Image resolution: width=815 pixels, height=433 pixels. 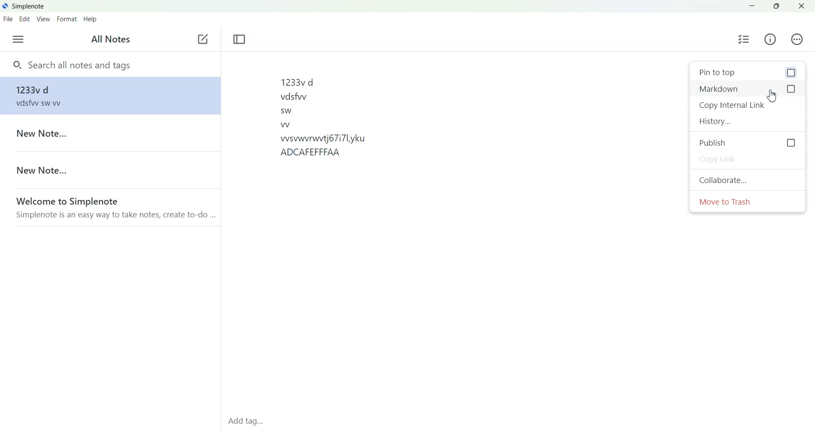 What do you see at coordinates (249, 423) in the screenshot?
I see `Add tag` at bounding box center [249, 423].